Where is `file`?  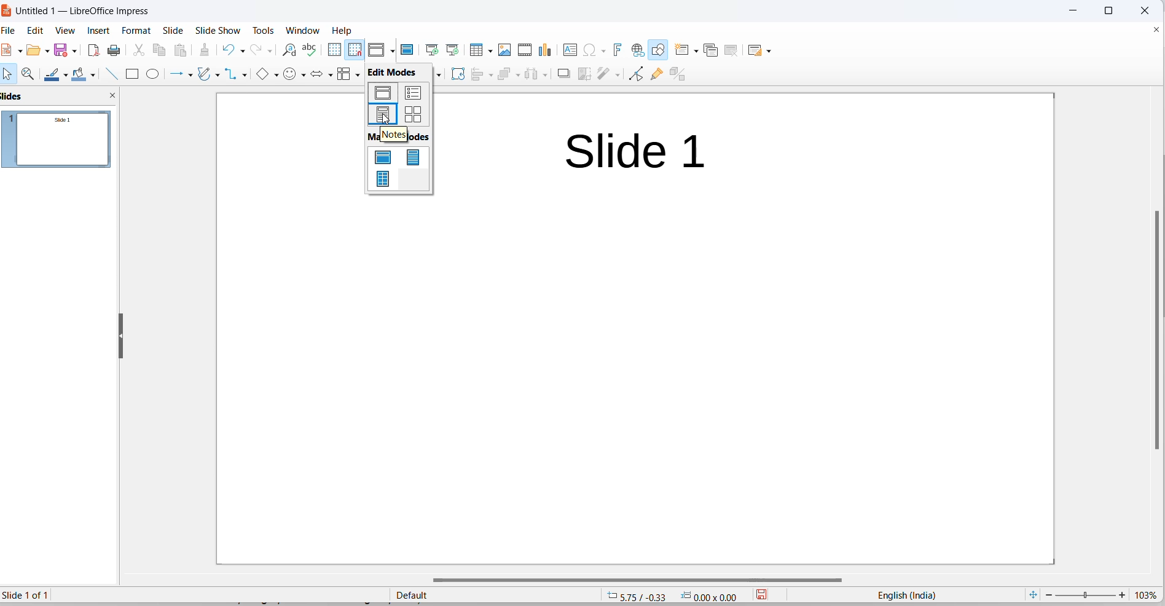 file is located at coordinates (9, 50).